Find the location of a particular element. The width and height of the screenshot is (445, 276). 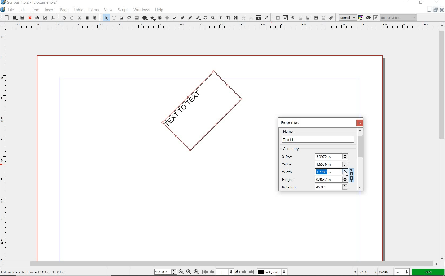

image frame is located at coordinates (122, 18).